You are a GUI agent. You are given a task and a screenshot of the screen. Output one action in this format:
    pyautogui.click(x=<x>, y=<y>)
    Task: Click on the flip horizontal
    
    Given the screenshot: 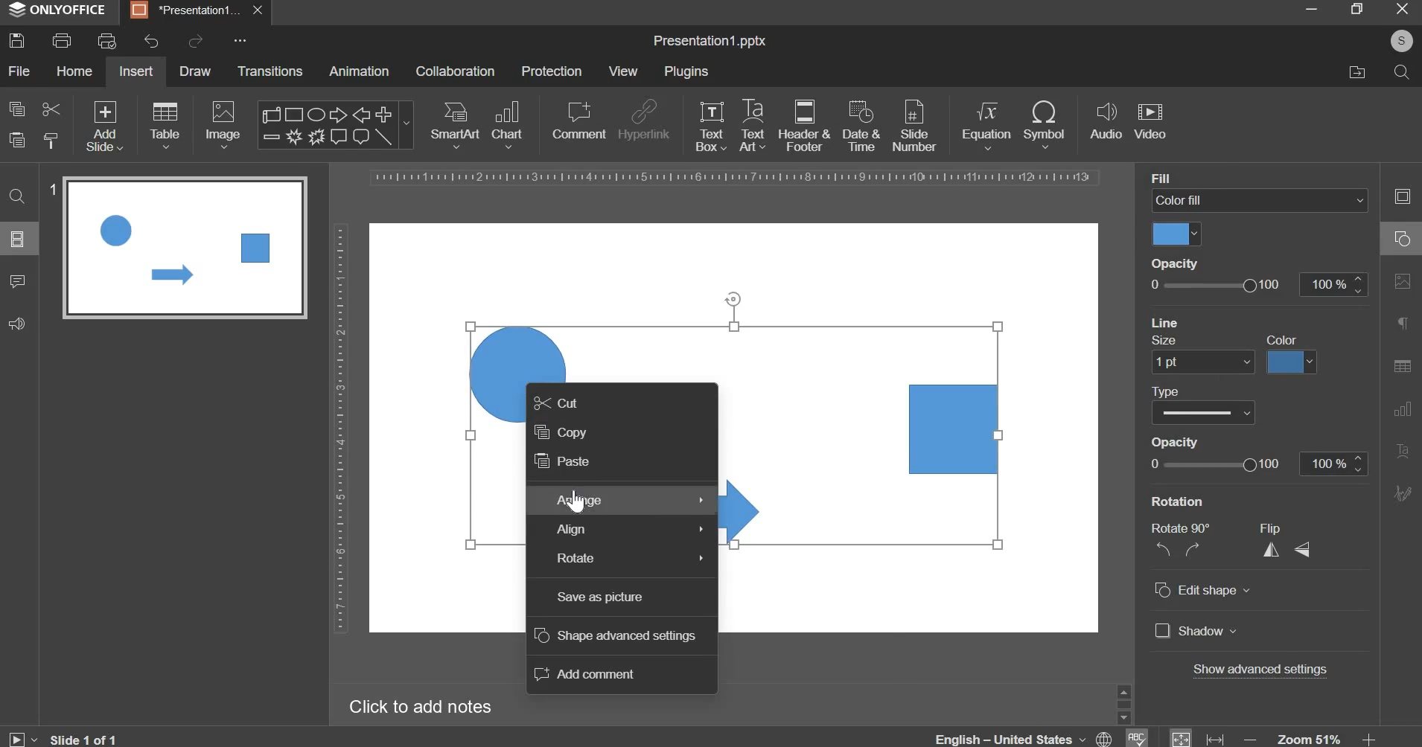 What is the action you would take?
    pyautogui.click(x=1276, y=549)
    